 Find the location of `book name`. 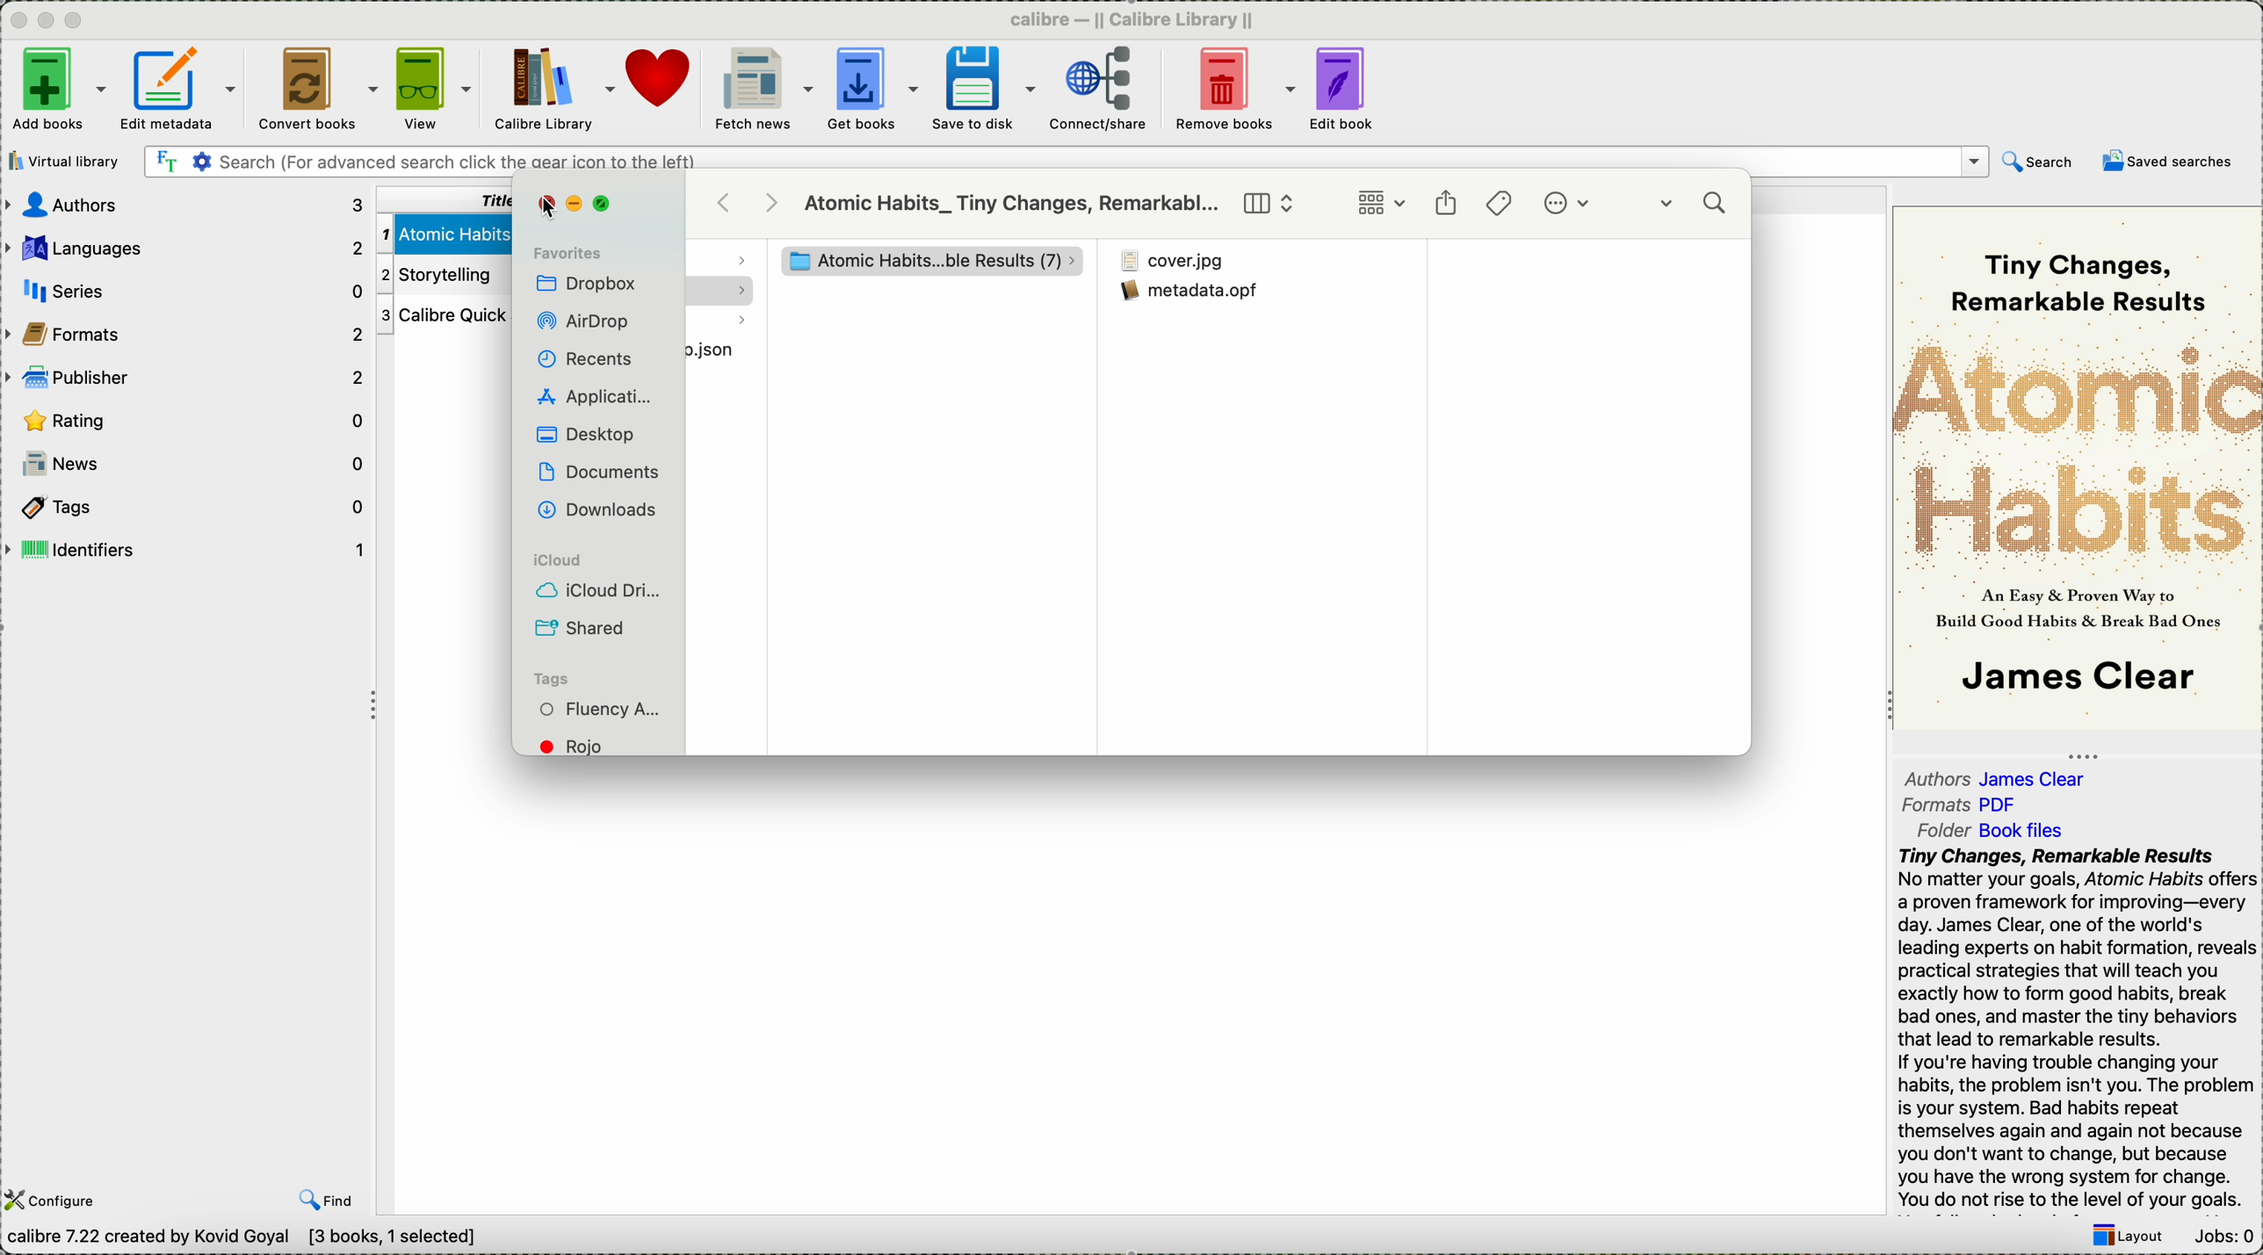

book name is located at coordinates (1012, 205).